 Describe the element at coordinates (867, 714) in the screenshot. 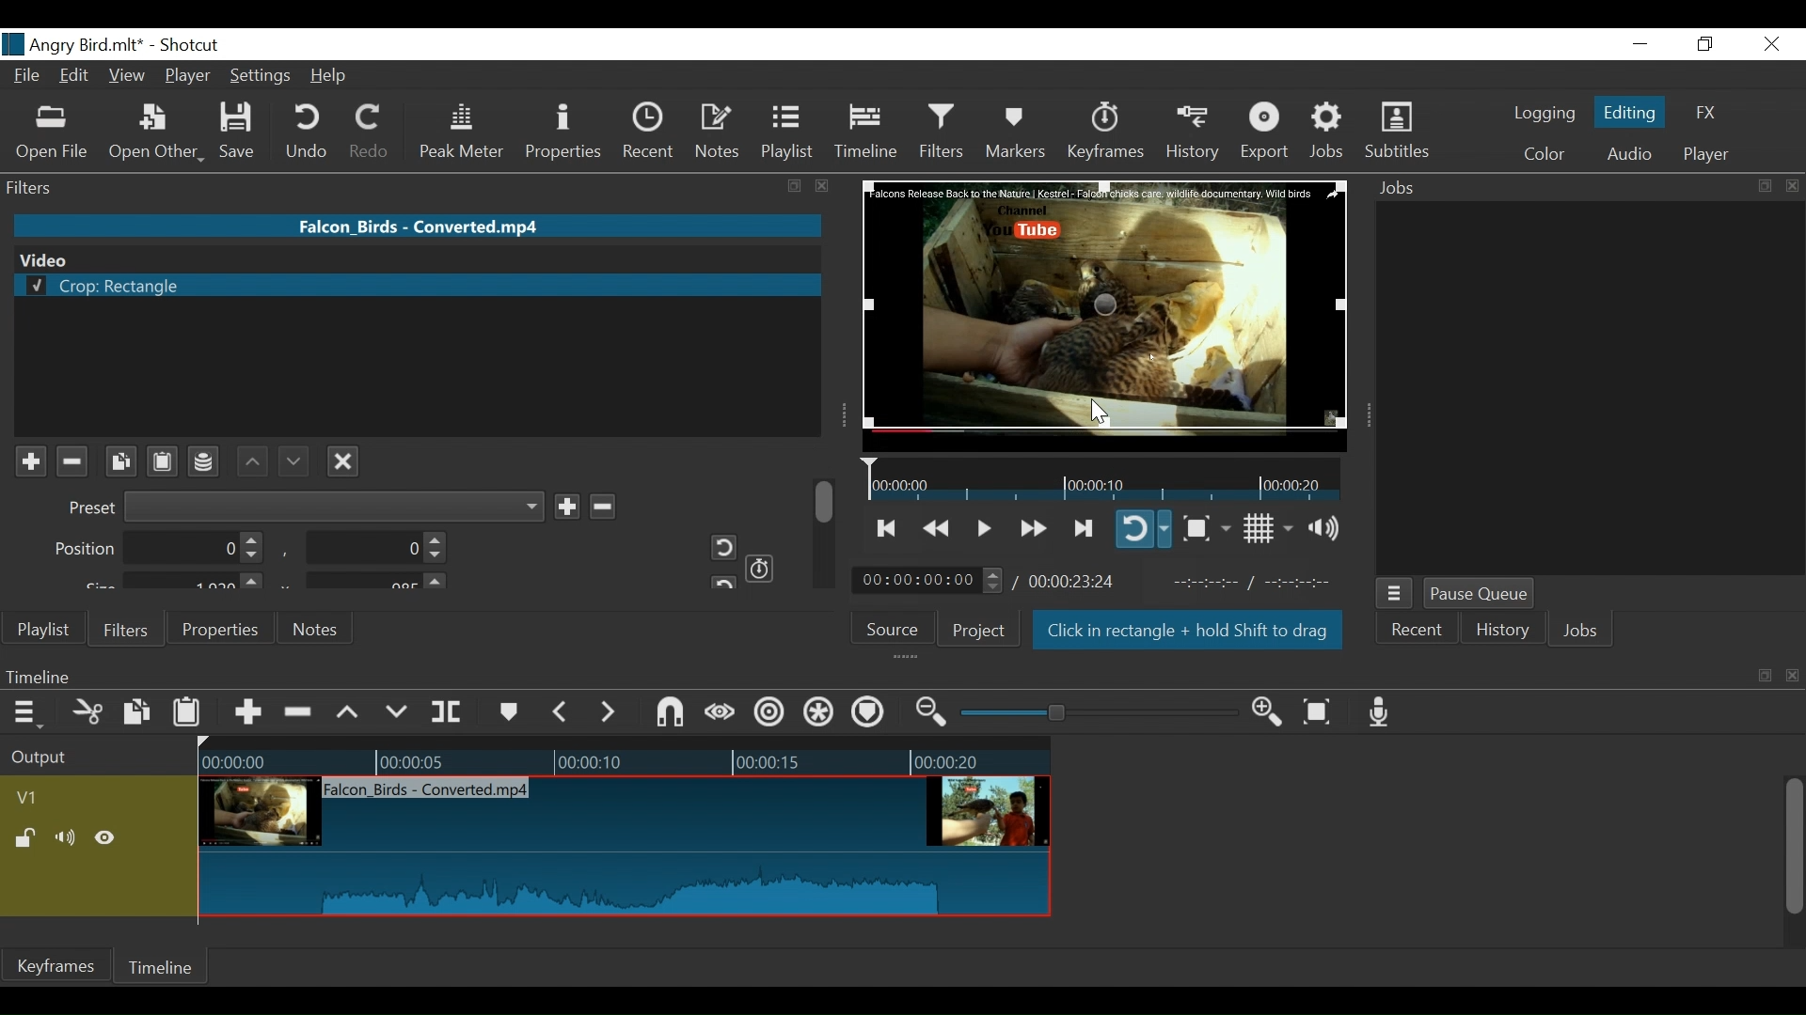

I see `Ripple all tracks` at that location.